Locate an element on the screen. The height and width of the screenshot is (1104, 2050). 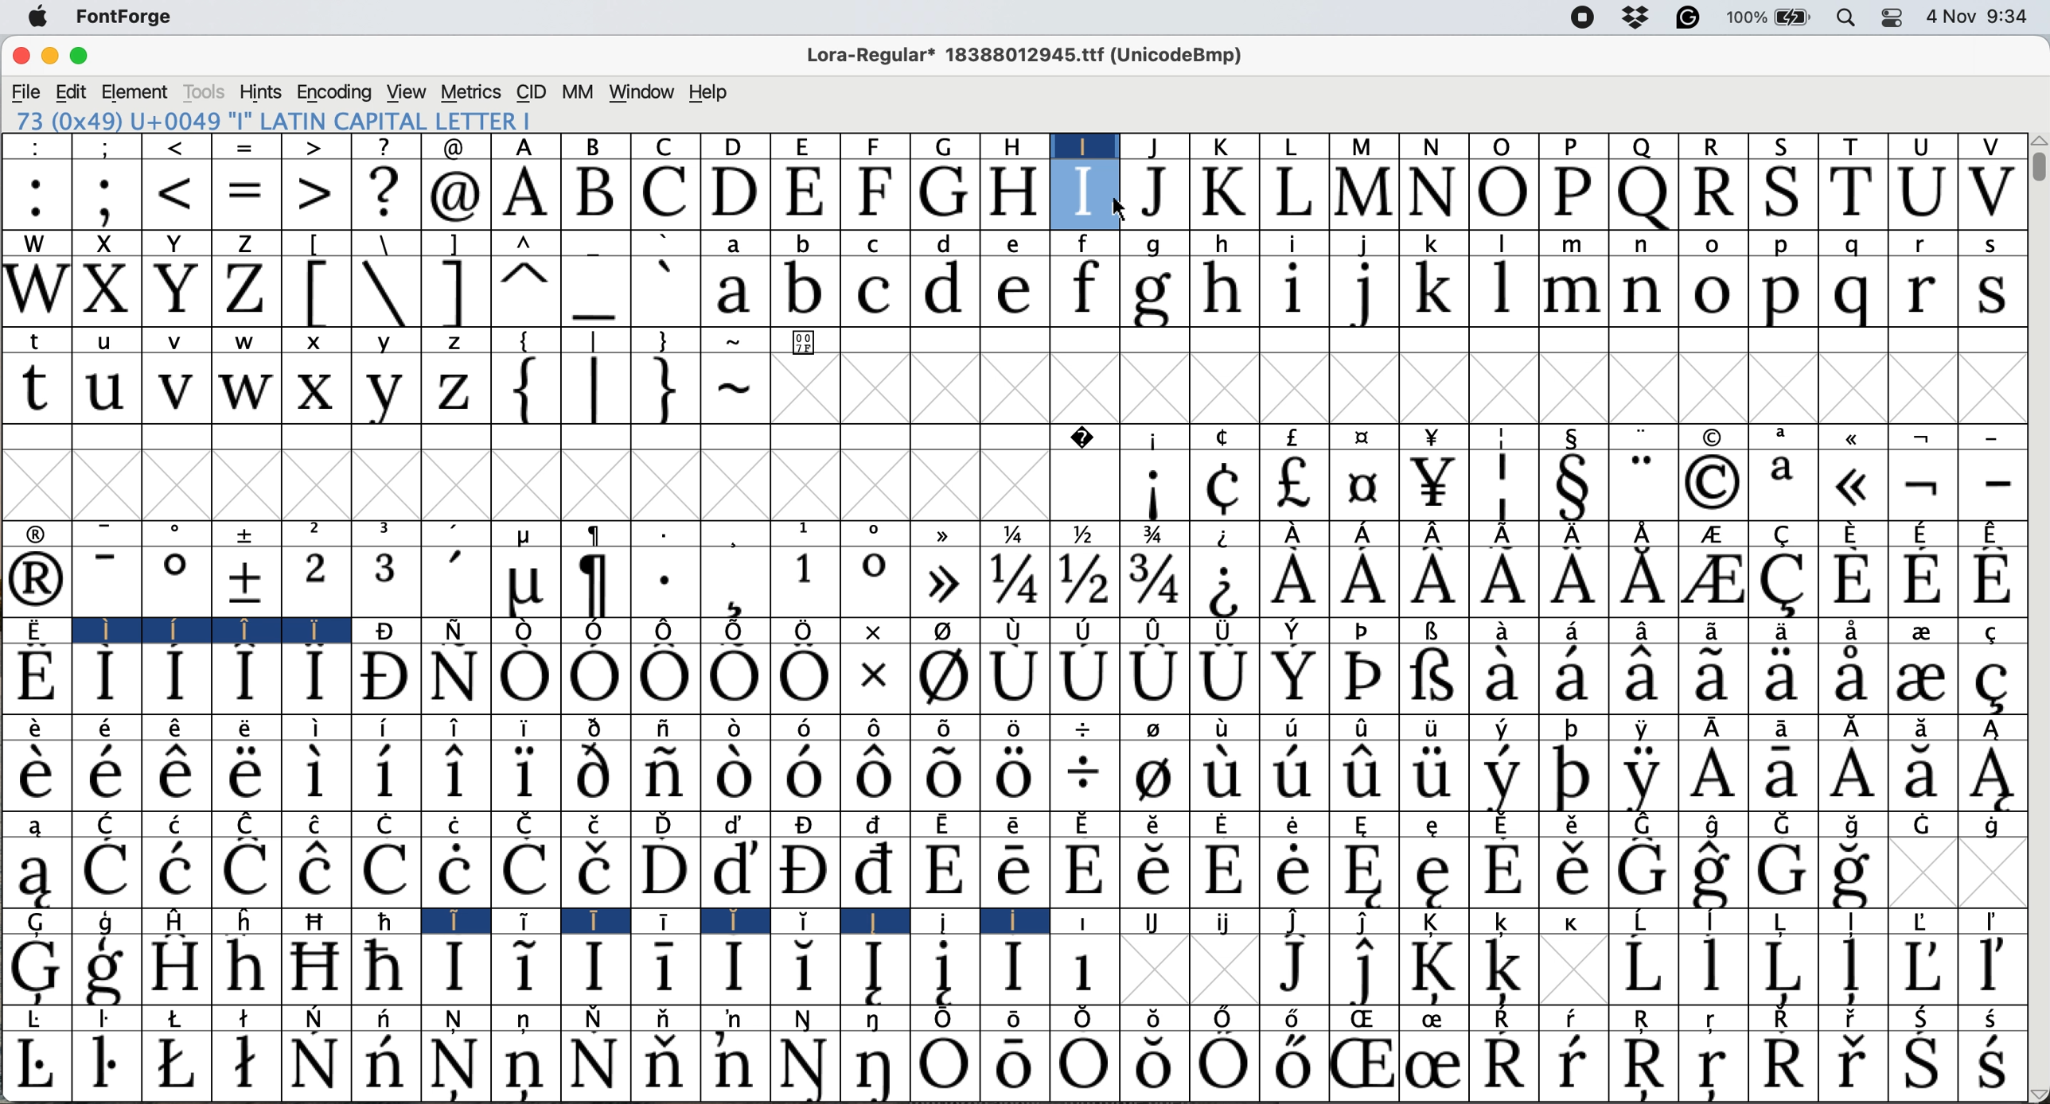
C is located at coordinates (667, 195).